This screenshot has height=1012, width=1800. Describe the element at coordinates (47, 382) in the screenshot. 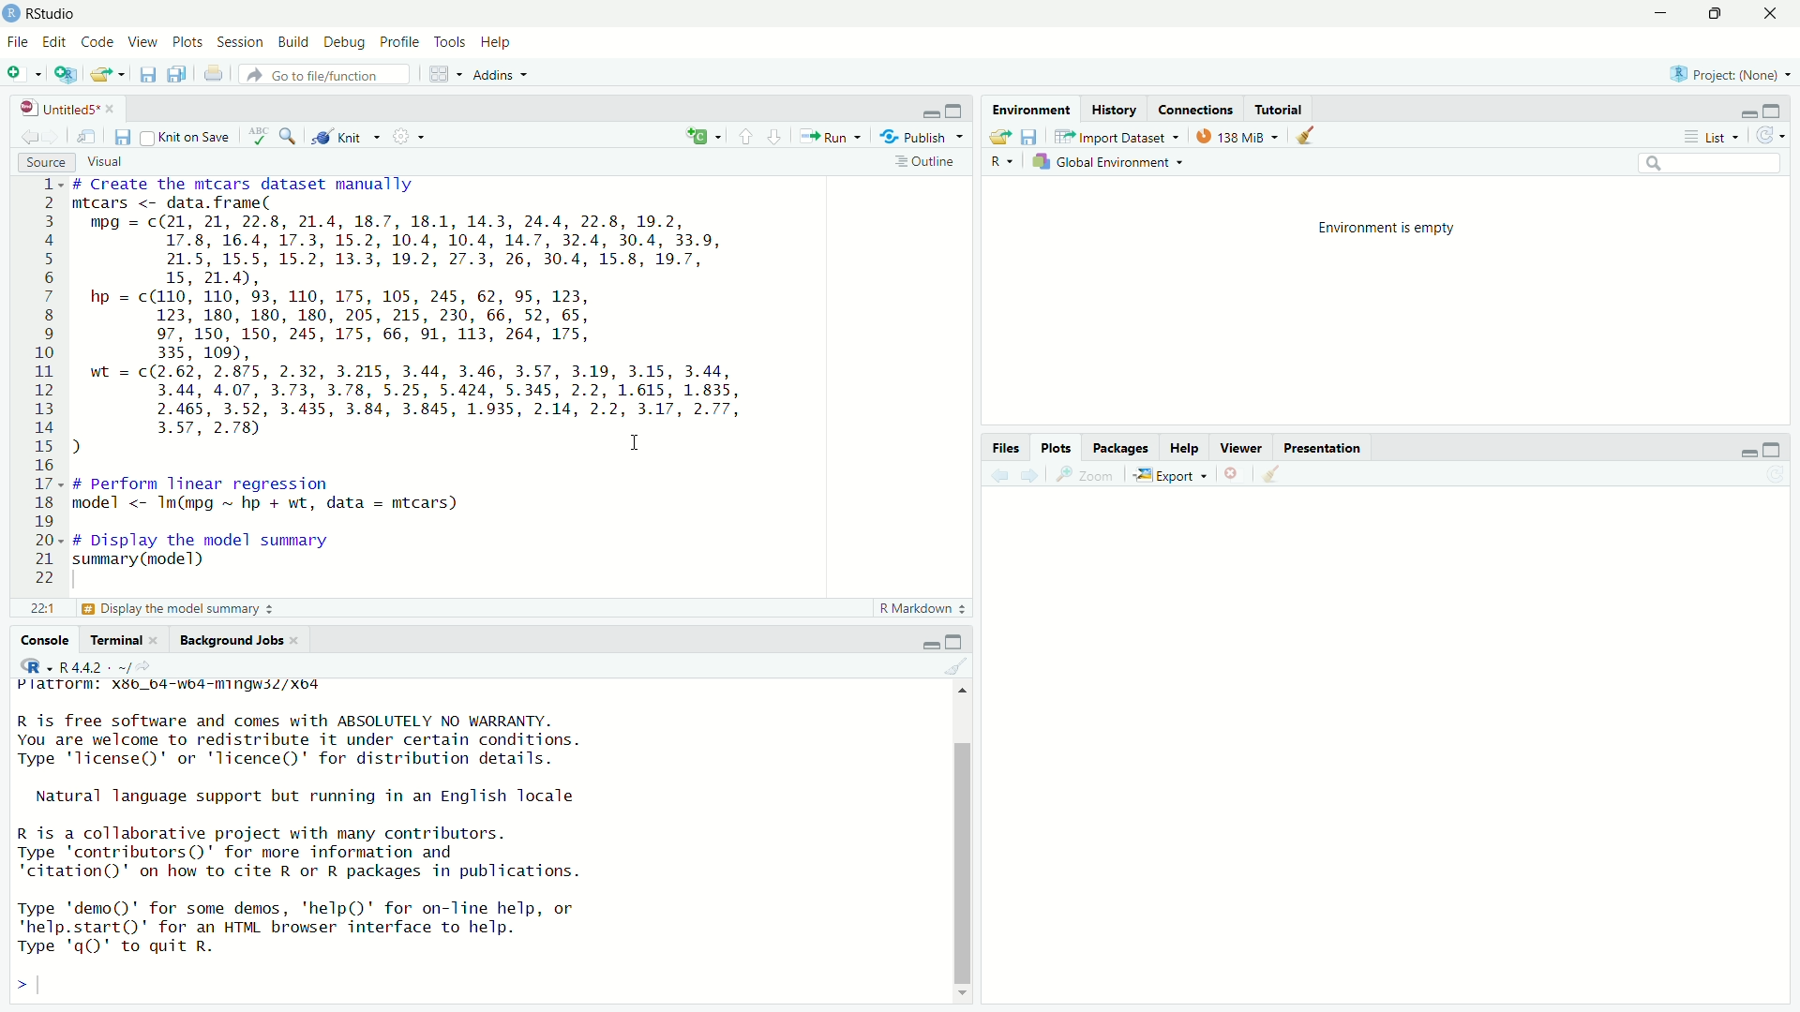

I see `line numbers` at that location.